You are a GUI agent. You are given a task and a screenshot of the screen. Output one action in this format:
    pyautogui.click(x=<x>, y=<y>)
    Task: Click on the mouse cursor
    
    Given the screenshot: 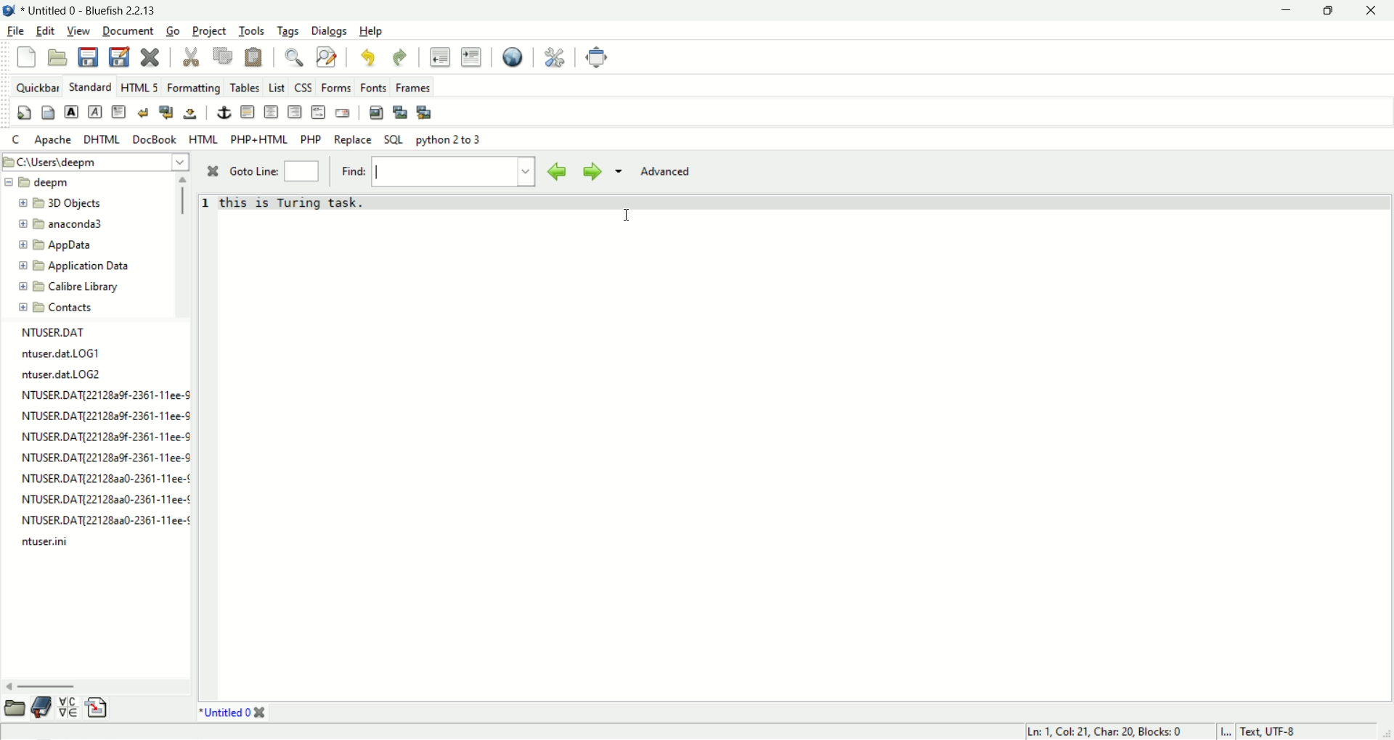 What is the action you would take?
    pyautogui.click(x=629, y=217)
    